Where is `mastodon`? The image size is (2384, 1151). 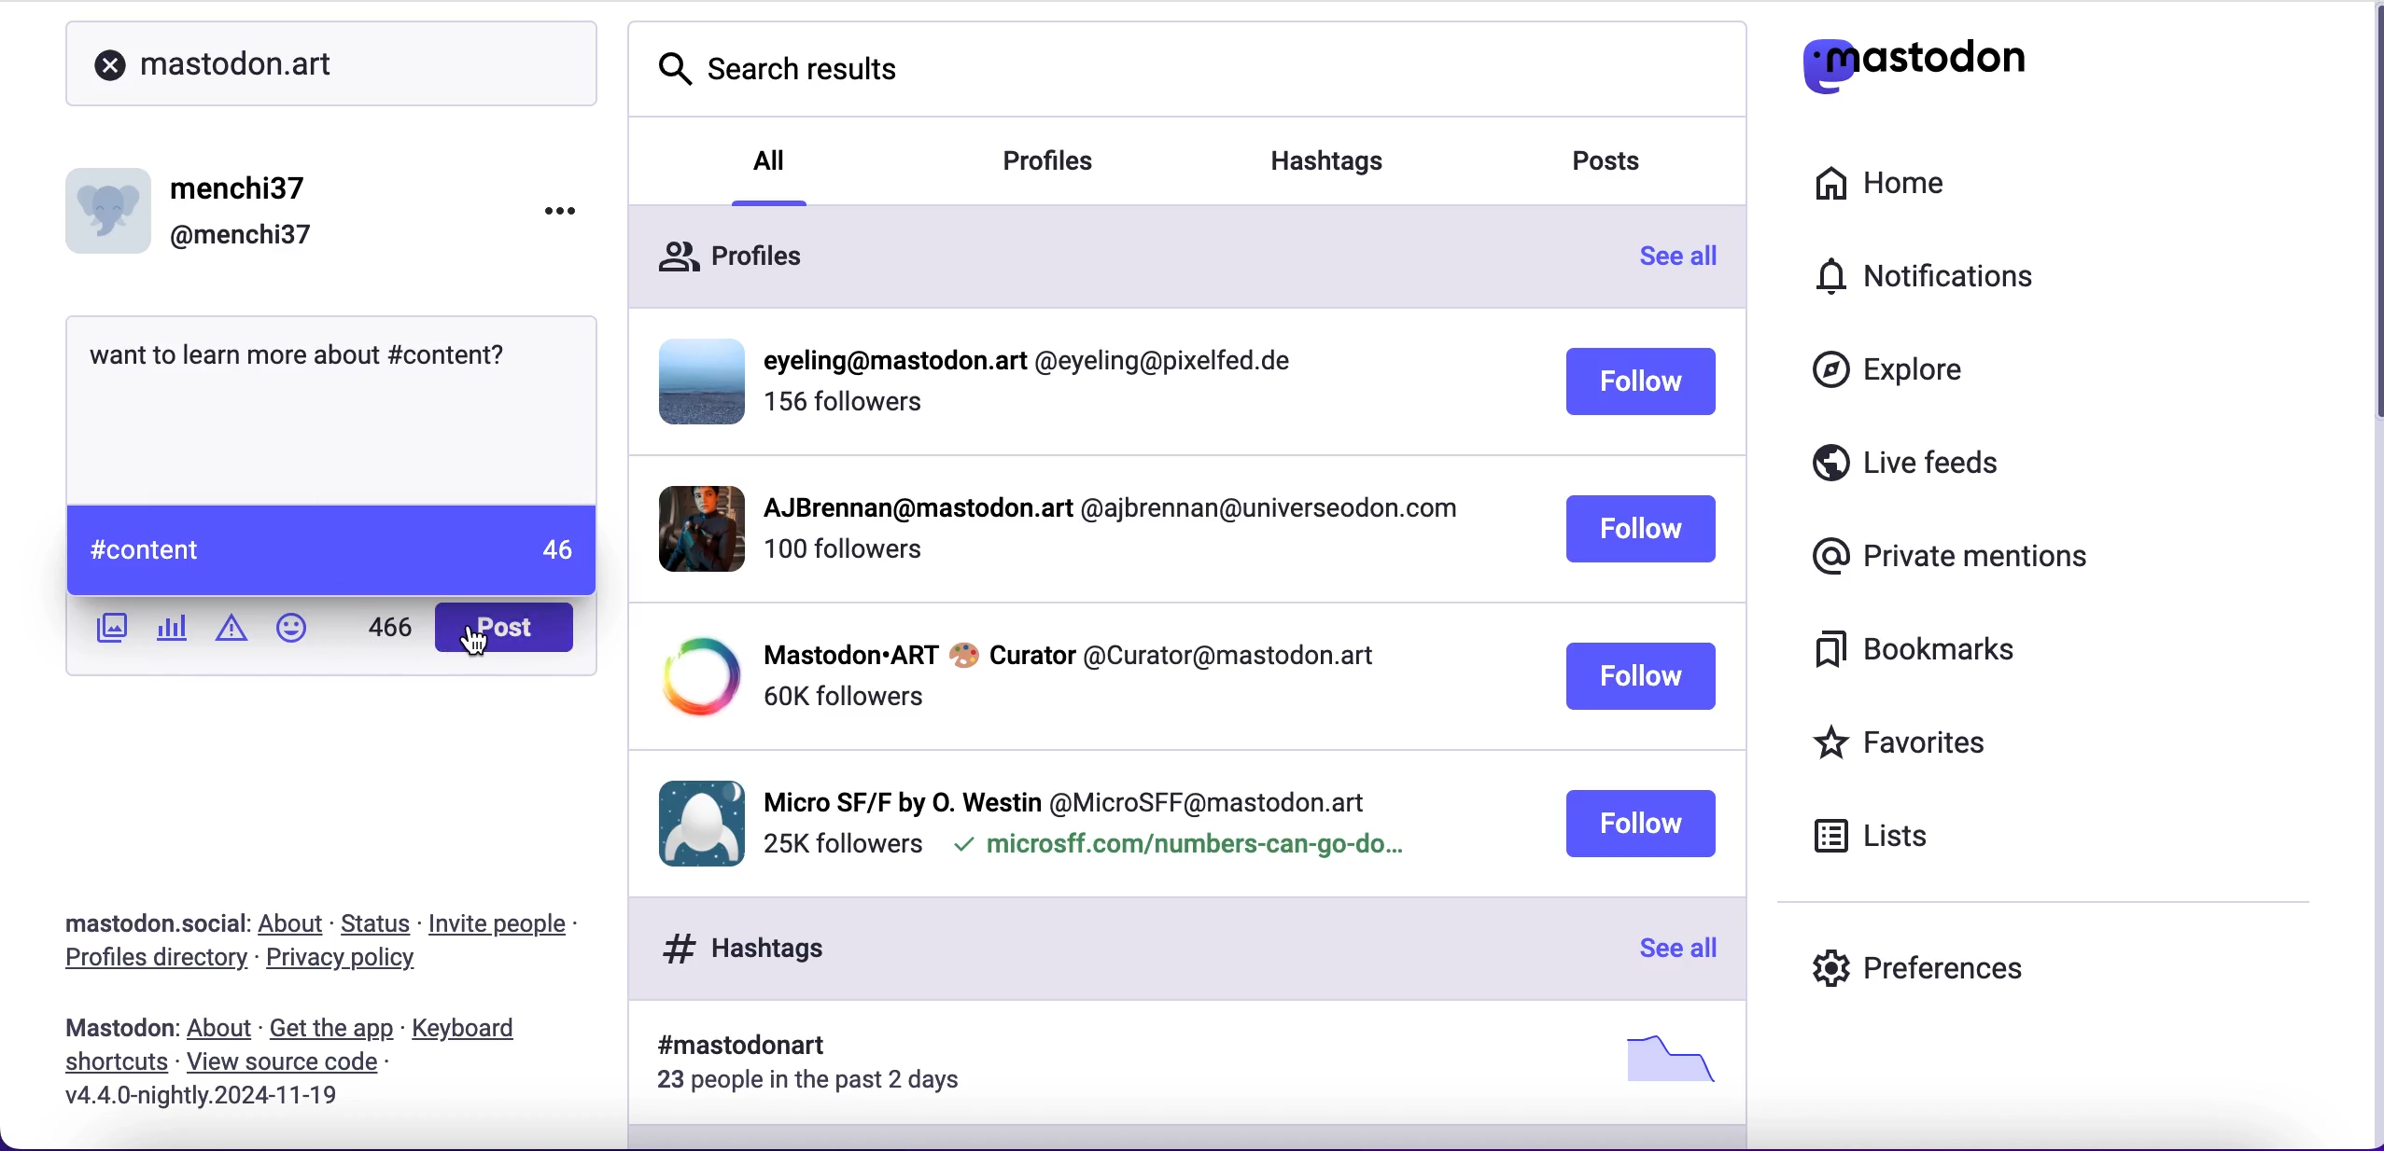
mastodon is located at coordinates (113, 1029).